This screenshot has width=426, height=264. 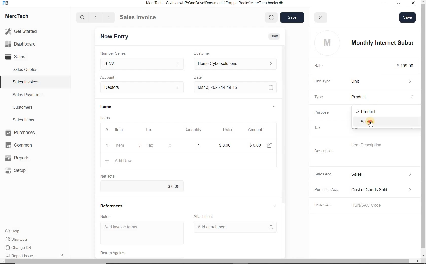 What do you see at coordinates (257, 130) in the screenshot?
I see `Amount` at bounding box center [257, 130].